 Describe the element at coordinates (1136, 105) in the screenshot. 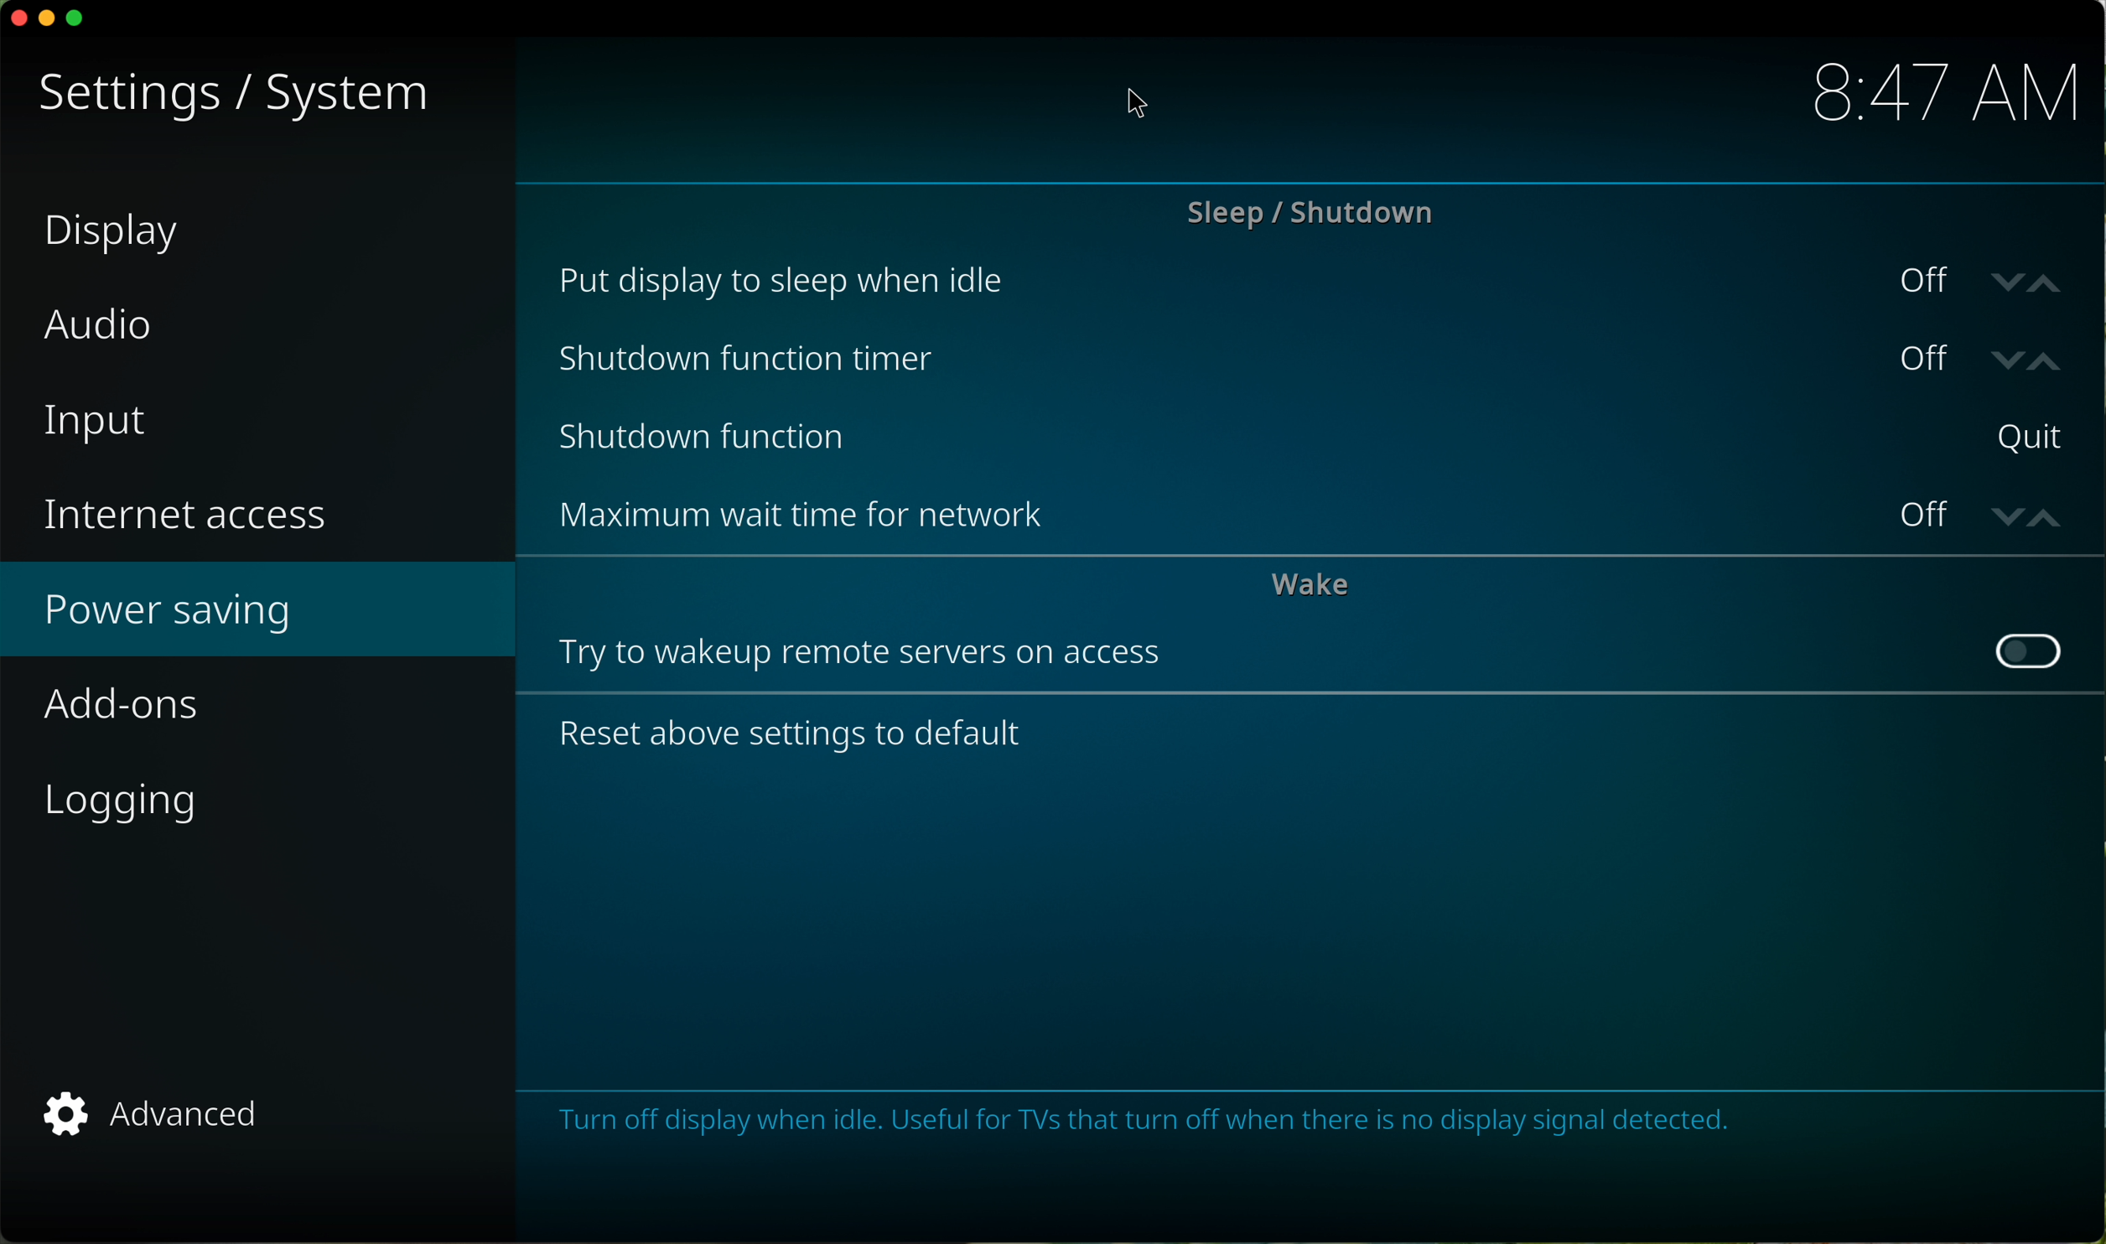

I see `mouse` at that location.